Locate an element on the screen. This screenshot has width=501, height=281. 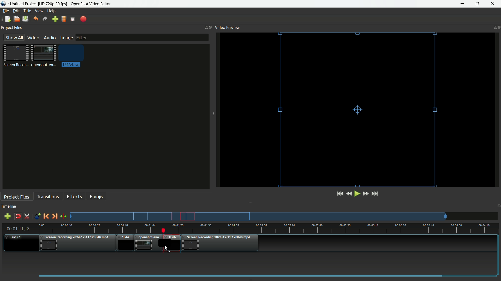
Close project files is located at coordinates (211, 27).